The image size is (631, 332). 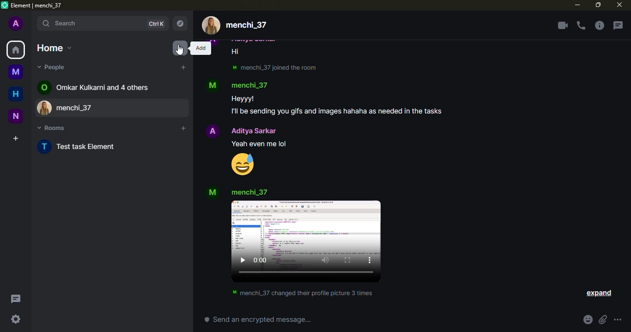 I want to click on ‘Omkar Kulkarni and 4 others, so click(x=103, y=87).